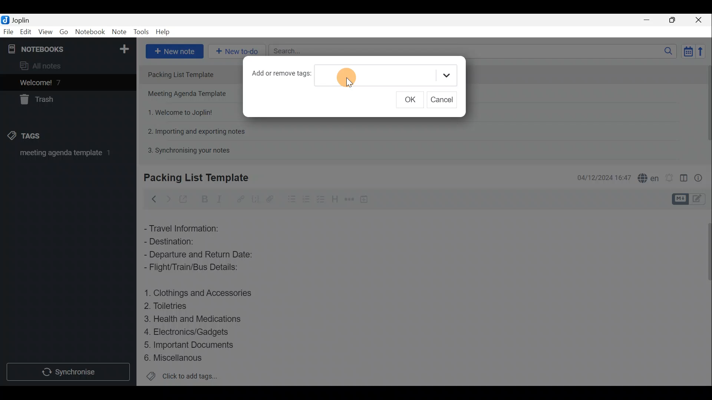  What do you see at coordinates (171, 307) in the screenshot?
I see `Toiletries` at bounding box center [171, 307].